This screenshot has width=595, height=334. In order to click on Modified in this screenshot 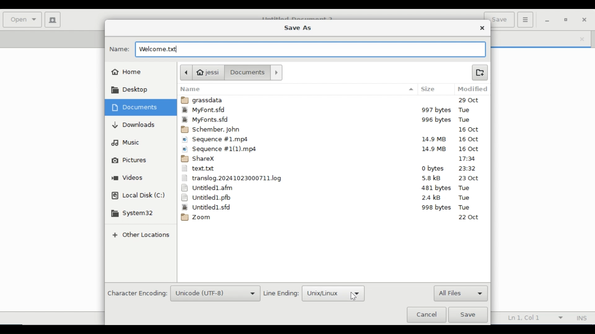, I will do `click(471, 89)`.